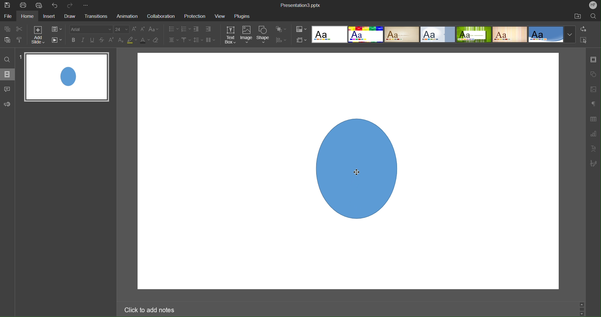  What do you see at coordinates (73, 41) in the screenshot?
I see `Bold` at bounding box center [73, 41].